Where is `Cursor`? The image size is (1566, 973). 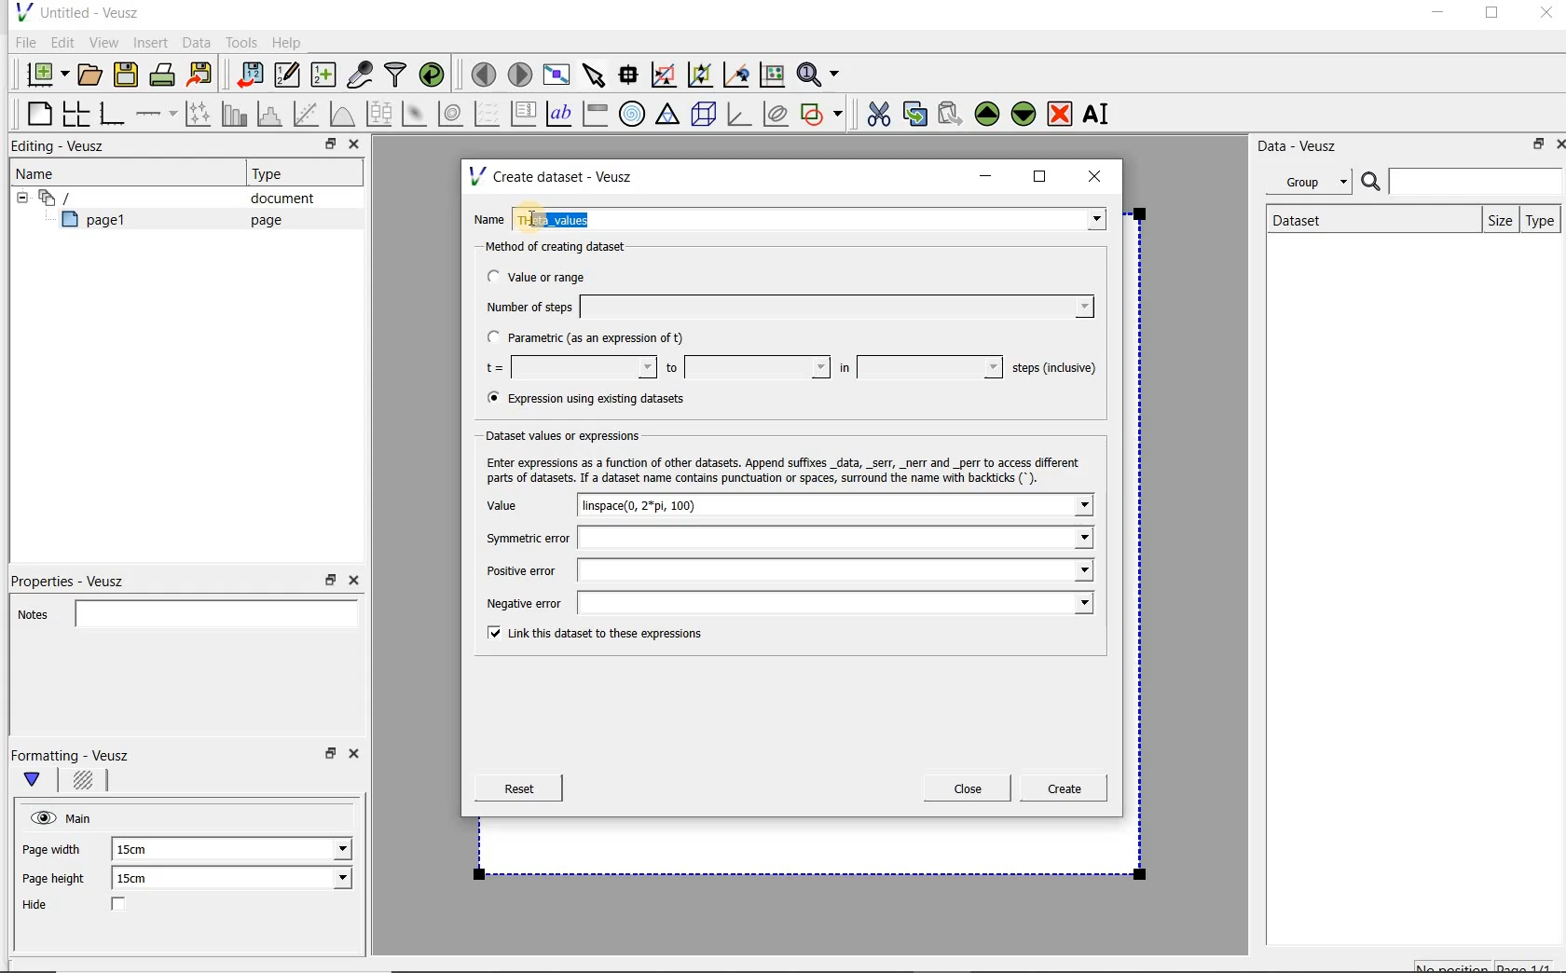
Cursor is located at coordinates (553, 214).